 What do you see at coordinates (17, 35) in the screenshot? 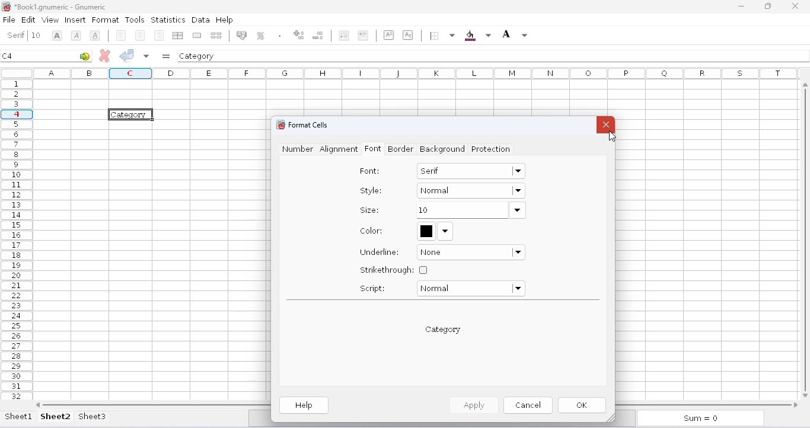
I see `serif` at bounding box center [17, 35].